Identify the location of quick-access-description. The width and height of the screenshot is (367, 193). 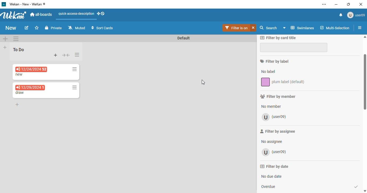
(76, 14).